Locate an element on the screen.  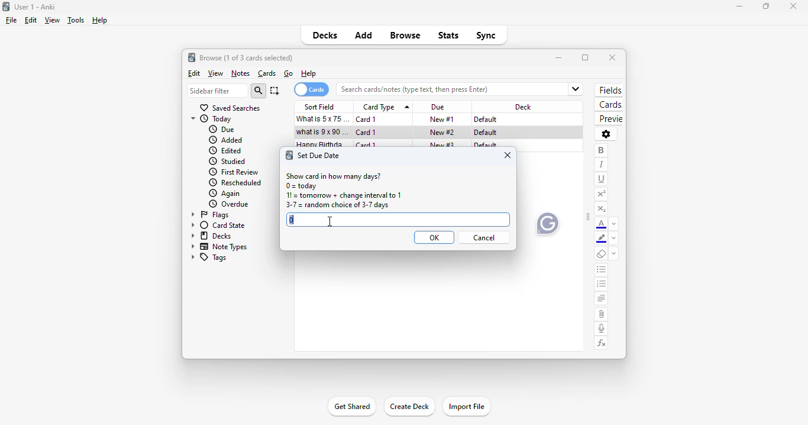
deck is located at coordinates (523, 107).